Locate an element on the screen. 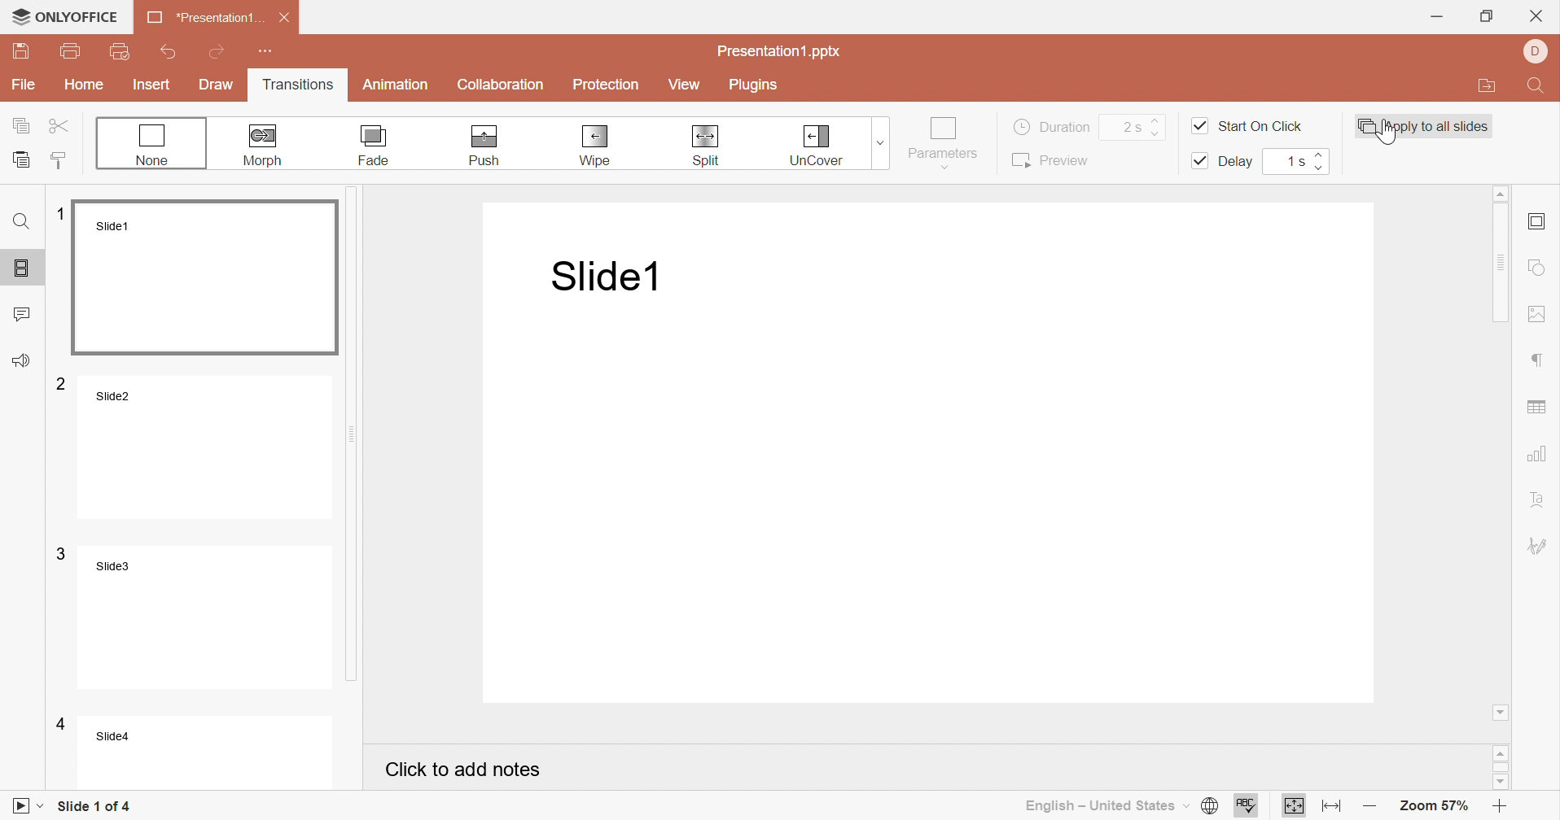 The image size is (1560, 820). Draw is located at coordinates (218, 86).